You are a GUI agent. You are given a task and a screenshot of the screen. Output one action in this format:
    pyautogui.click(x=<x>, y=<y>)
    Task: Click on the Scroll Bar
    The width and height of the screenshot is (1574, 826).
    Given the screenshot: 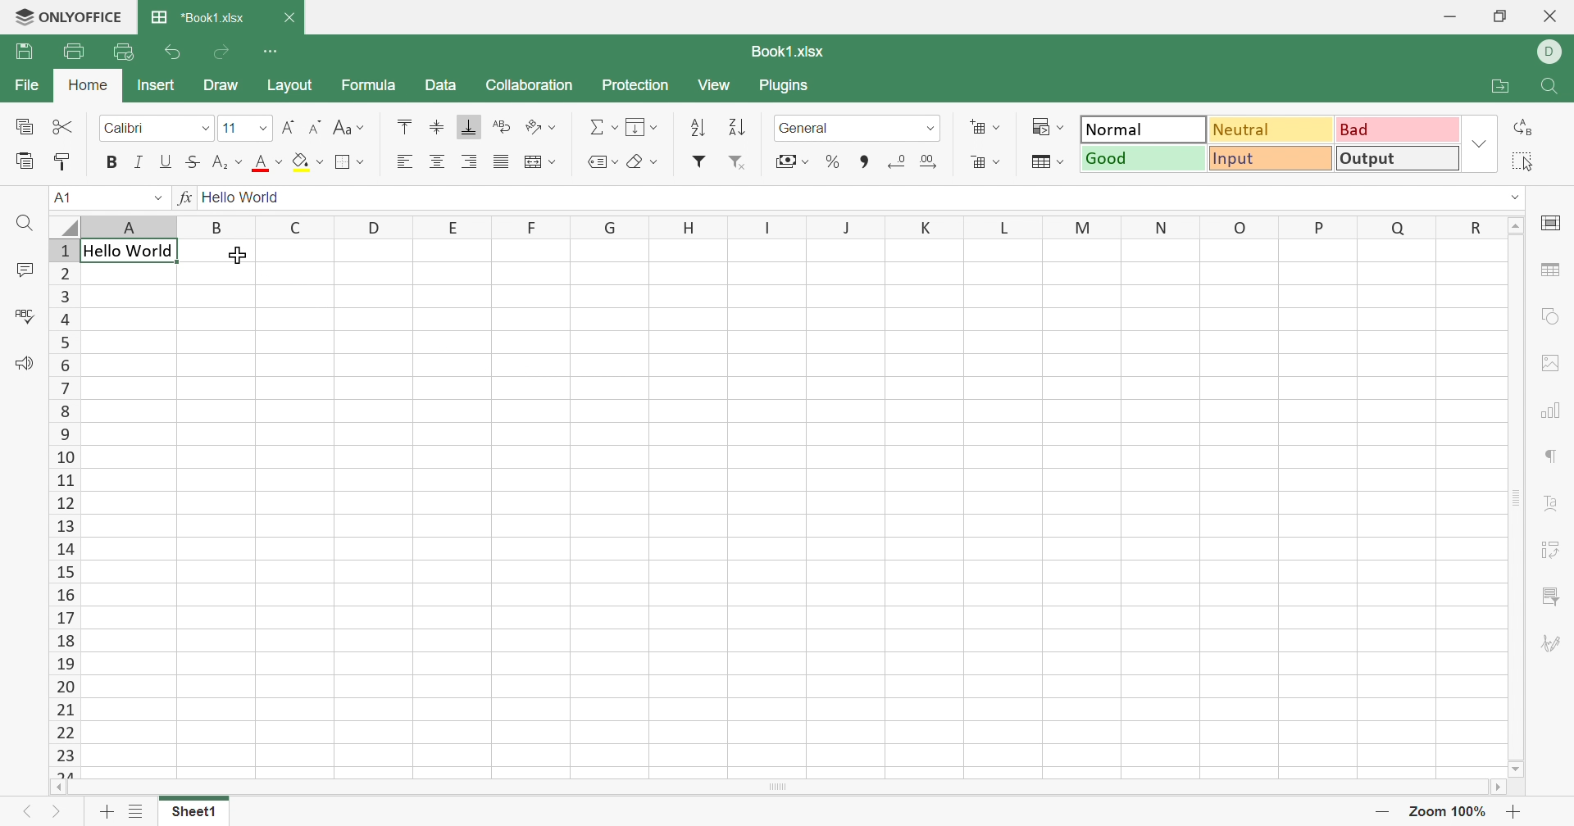 What is the action you would take?
    pyautogui.click(x=775, y=787)
    